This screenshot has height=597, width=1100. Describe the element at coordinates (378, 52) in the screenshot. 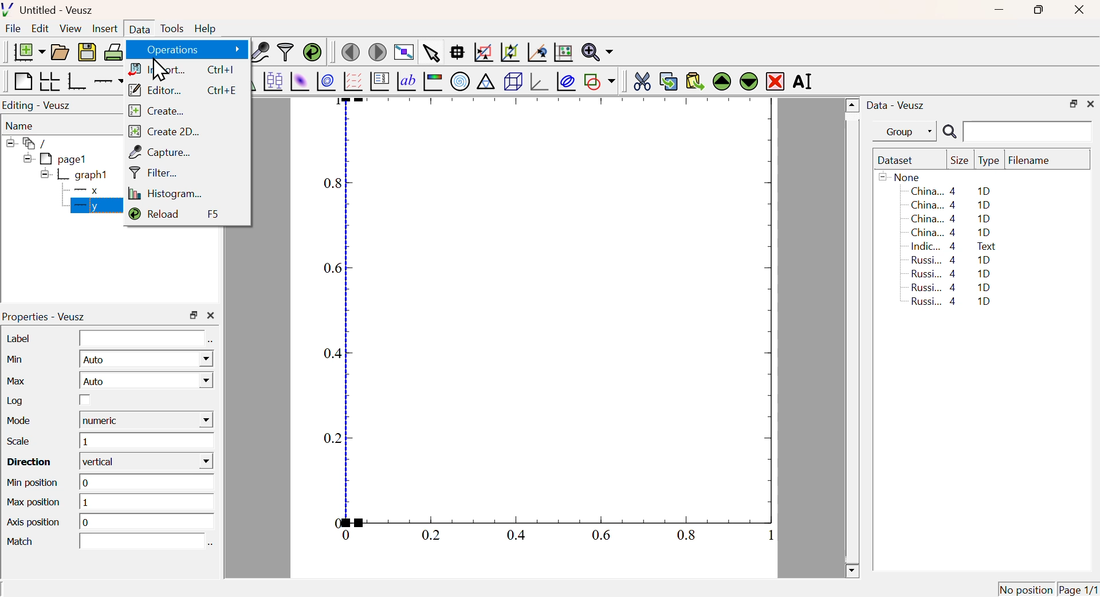

I see `Move to next page` at that location.